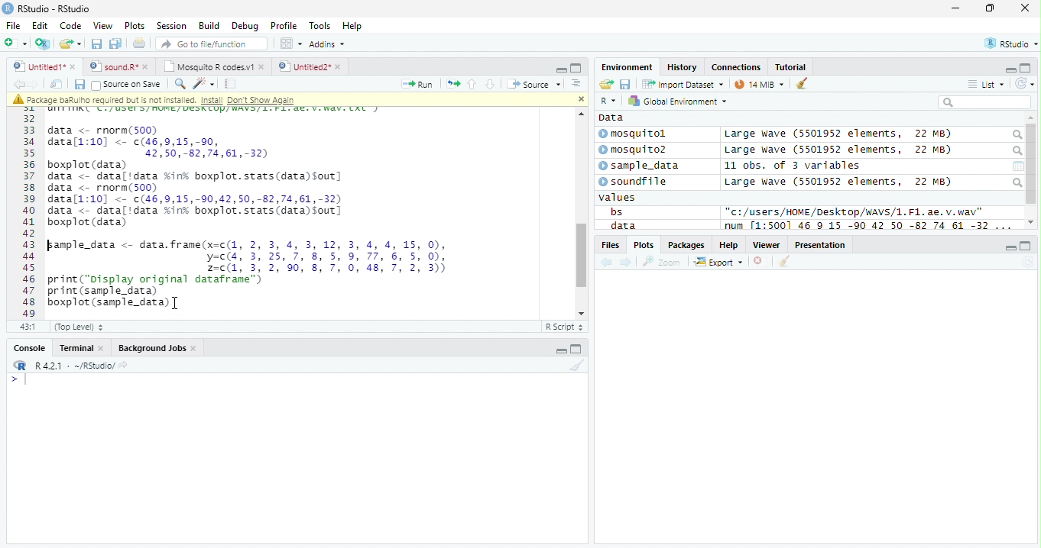 The height and width of the screenshot is (548, 1041). I want to click on 11 obs. of 3 variables, so click(793, 166).